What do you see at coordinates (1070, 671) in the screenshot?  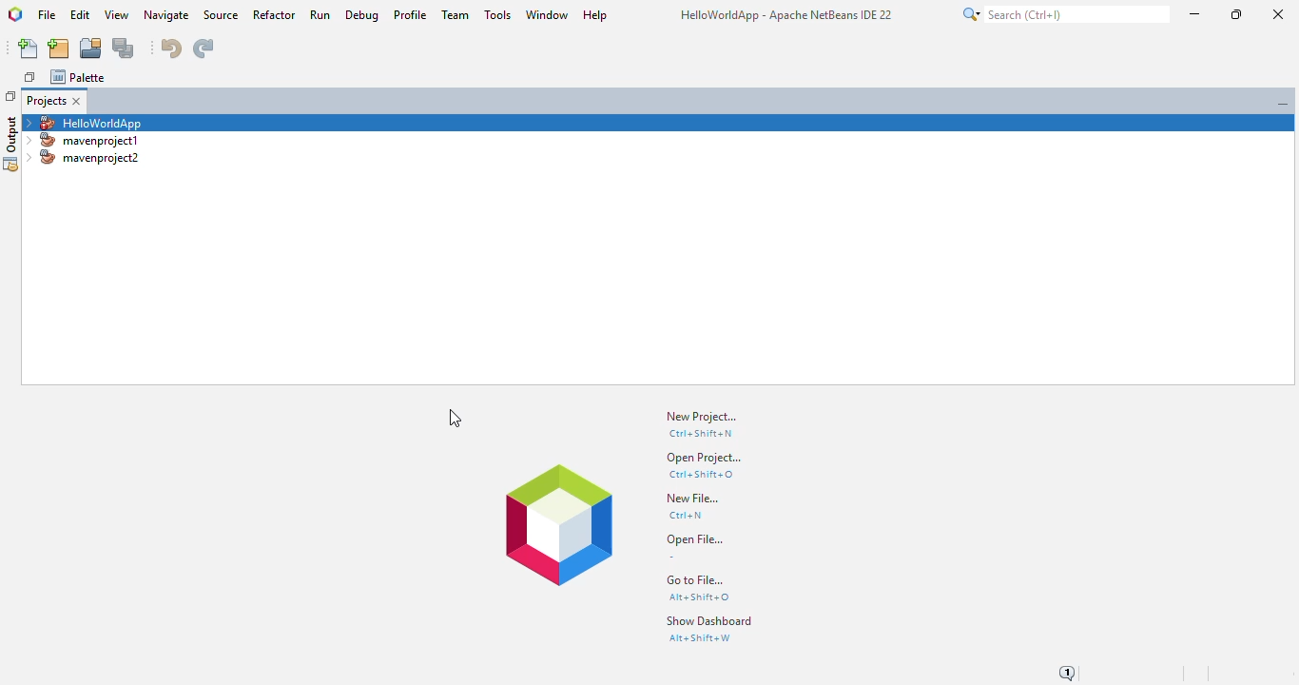 I see `notifications` at bounding box center [1070, 671].